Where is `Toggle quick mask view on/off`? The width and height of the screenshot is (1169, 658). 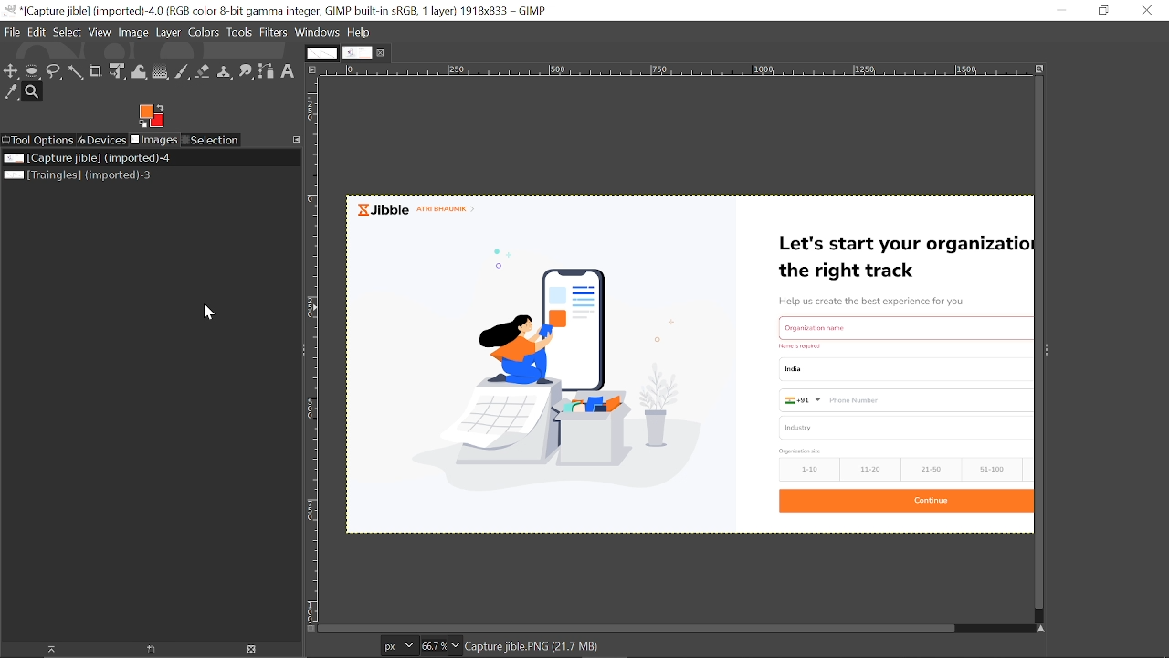 Toggle quick mask view on/off is located at coordinates (311, 630).